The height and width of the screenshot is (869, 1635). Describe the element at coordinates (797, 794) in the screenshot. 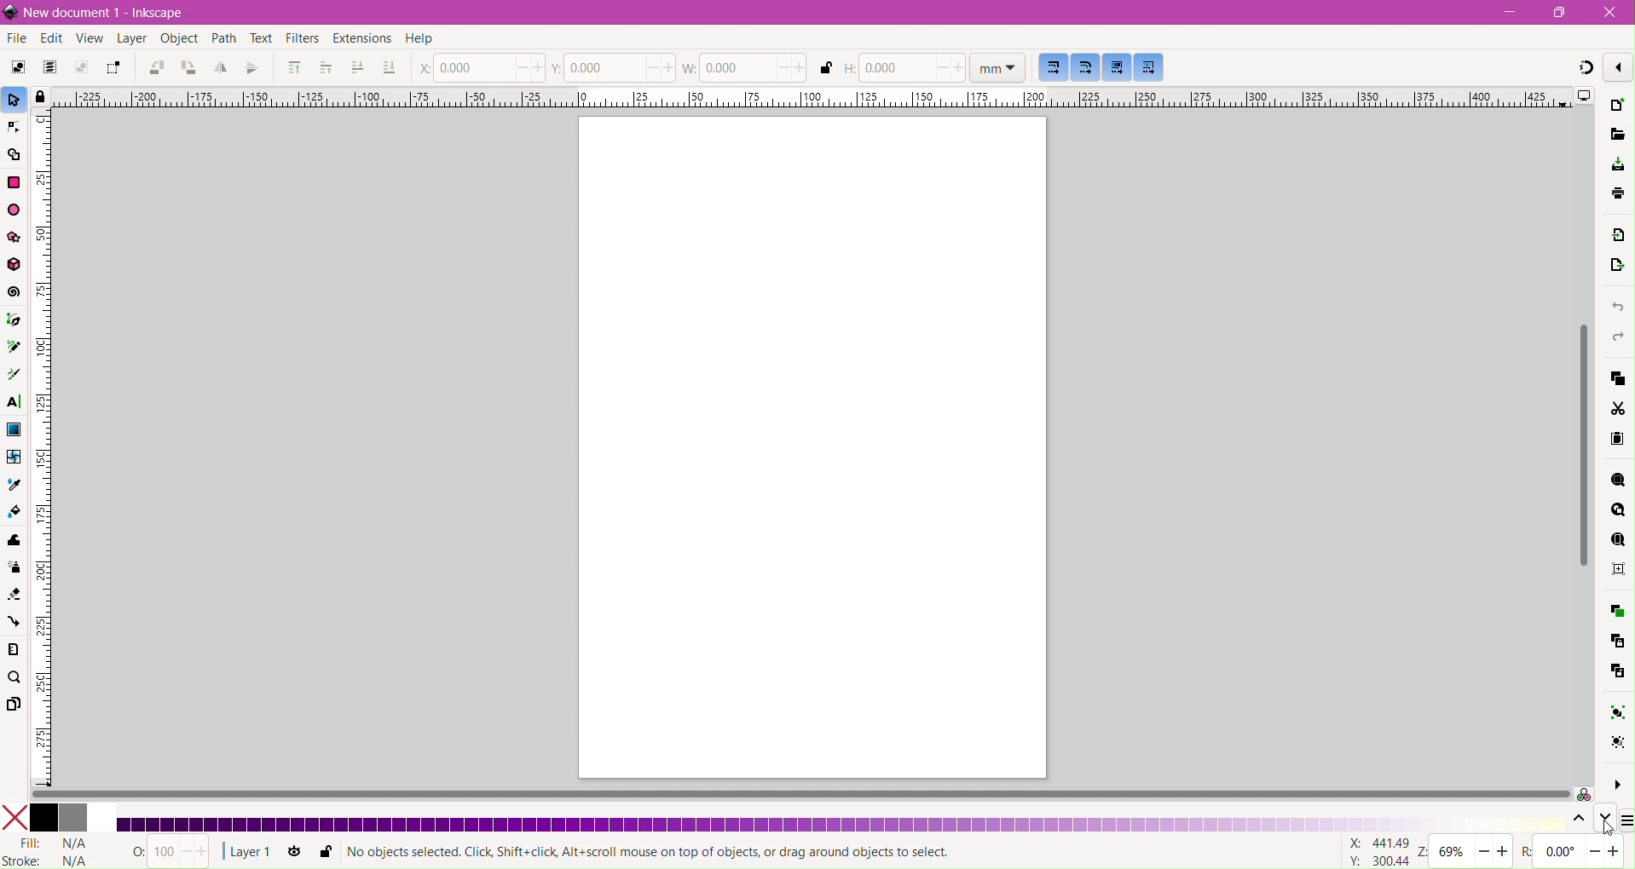

I see `Horizontal Scroll Bar` at that location.